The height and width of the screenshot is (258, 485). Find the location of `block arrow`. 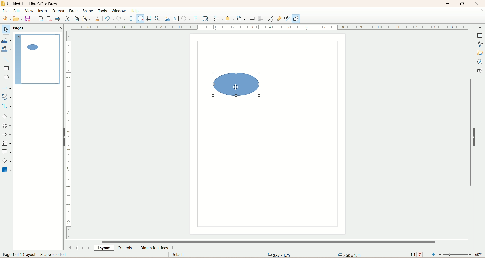

block arrow is located at coordinates (6, 135).